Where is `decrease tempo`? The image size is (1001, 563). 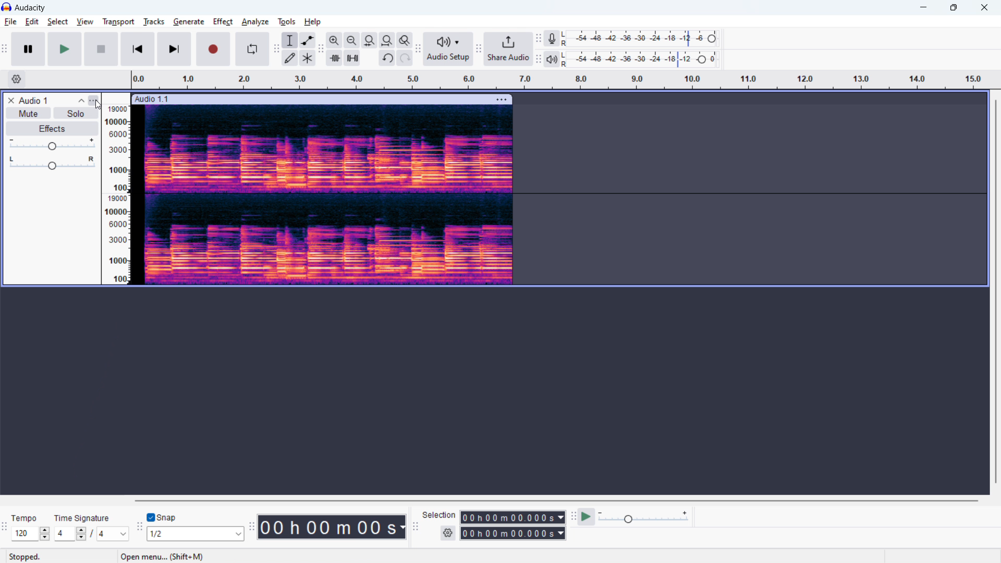 decrease tempo is located at coordinates (45, 538).